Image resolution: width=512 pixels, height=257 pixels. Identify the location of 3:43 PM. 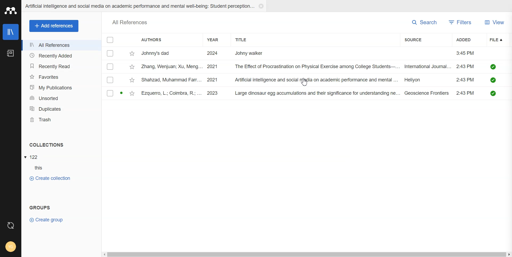
(465, 93).